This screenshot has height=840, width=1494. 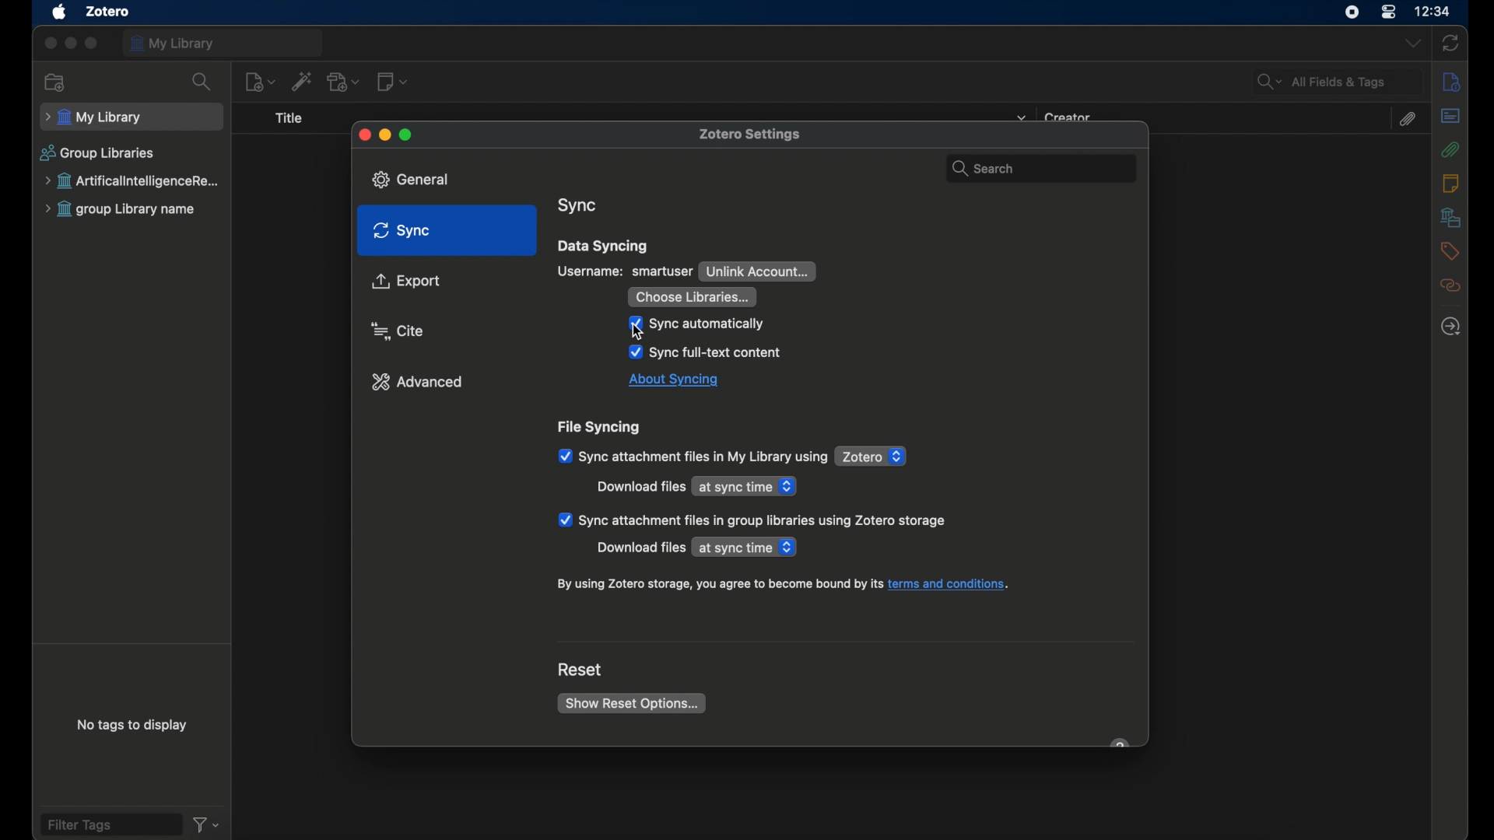 What do you see at coordinates (93, 43) in the screenshot?
I see `maximize` at bounding box center [93, 43].